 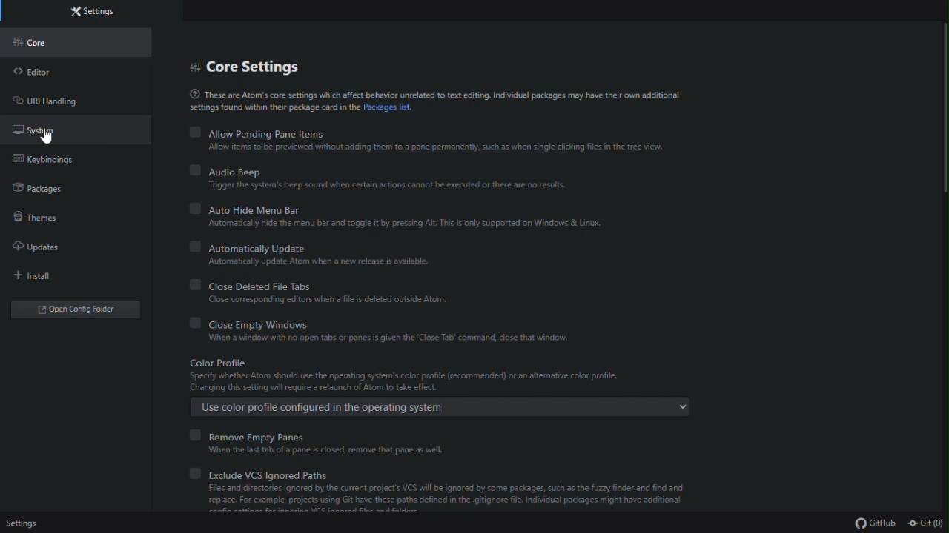 What do you see at coordinates (63, 273) in the screenshot?
I see `install` at bounding box center [63, 273].